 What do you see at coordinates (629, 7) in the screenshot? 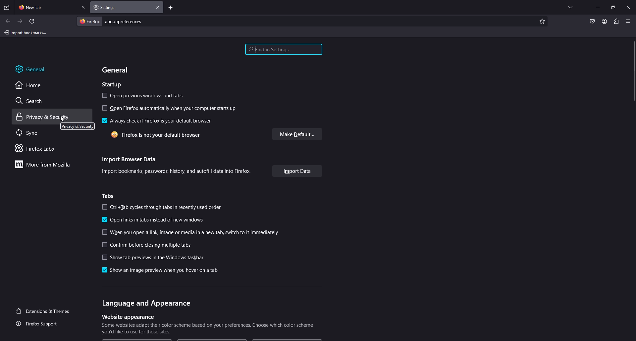
I see `close` at bounding box center [629, 7].